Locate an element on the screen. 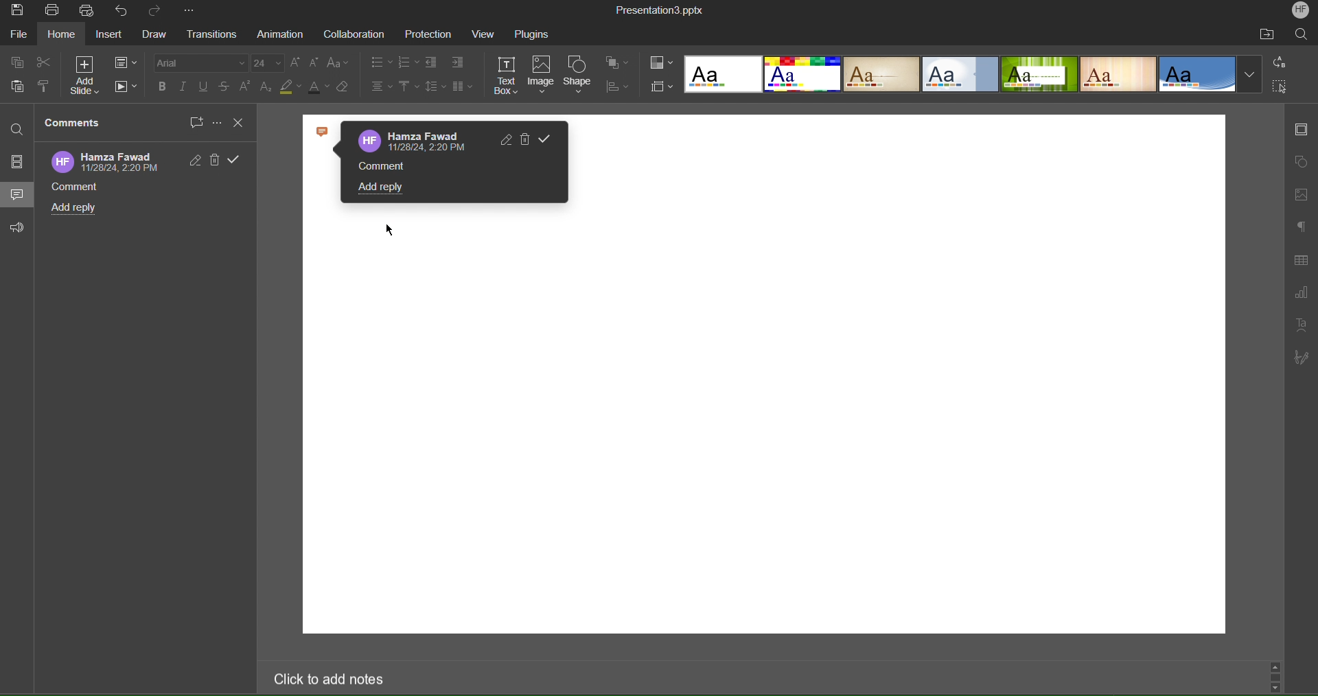  Close is located at coordinates (241, 123).